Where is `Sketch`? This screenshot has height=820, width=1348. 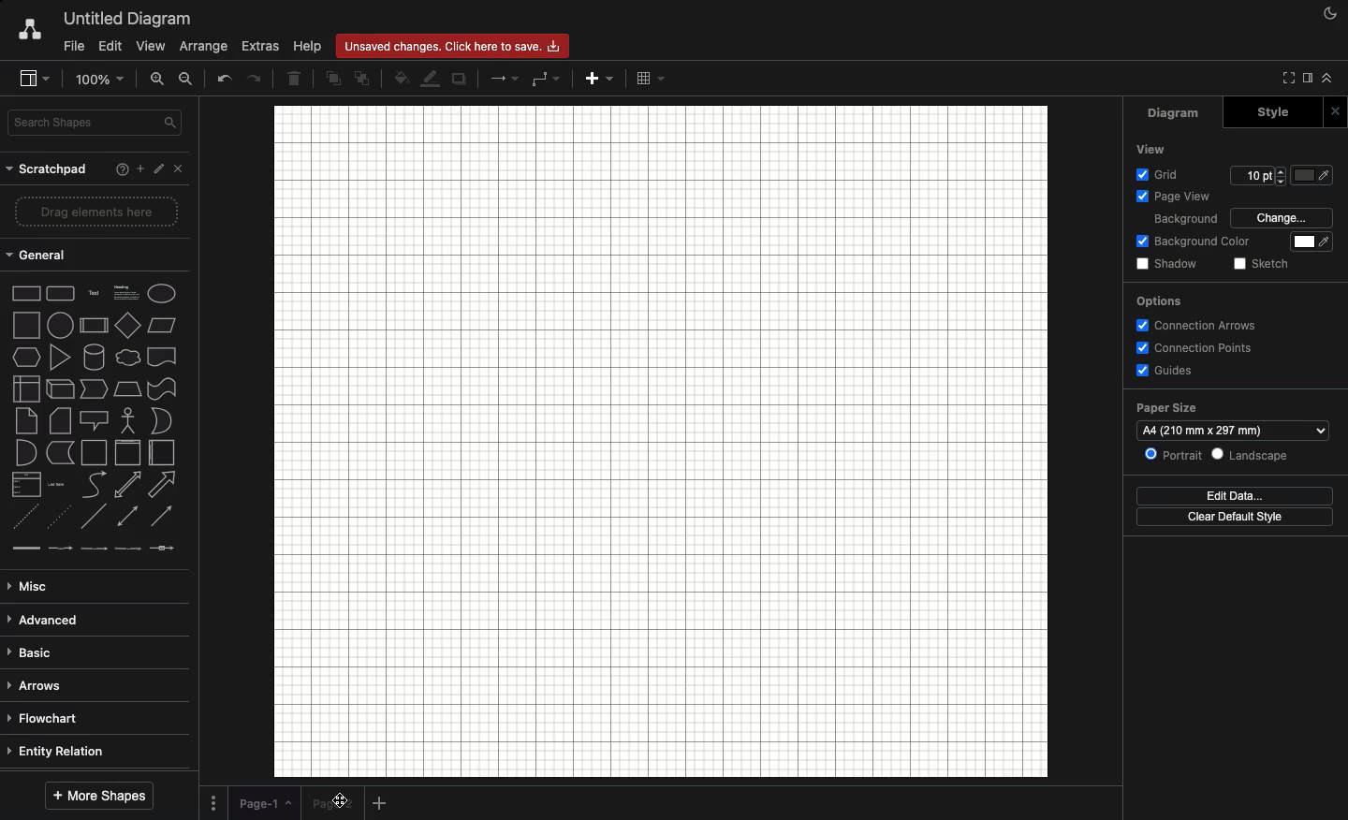 Sketch is located at coordinates (1258, 265).